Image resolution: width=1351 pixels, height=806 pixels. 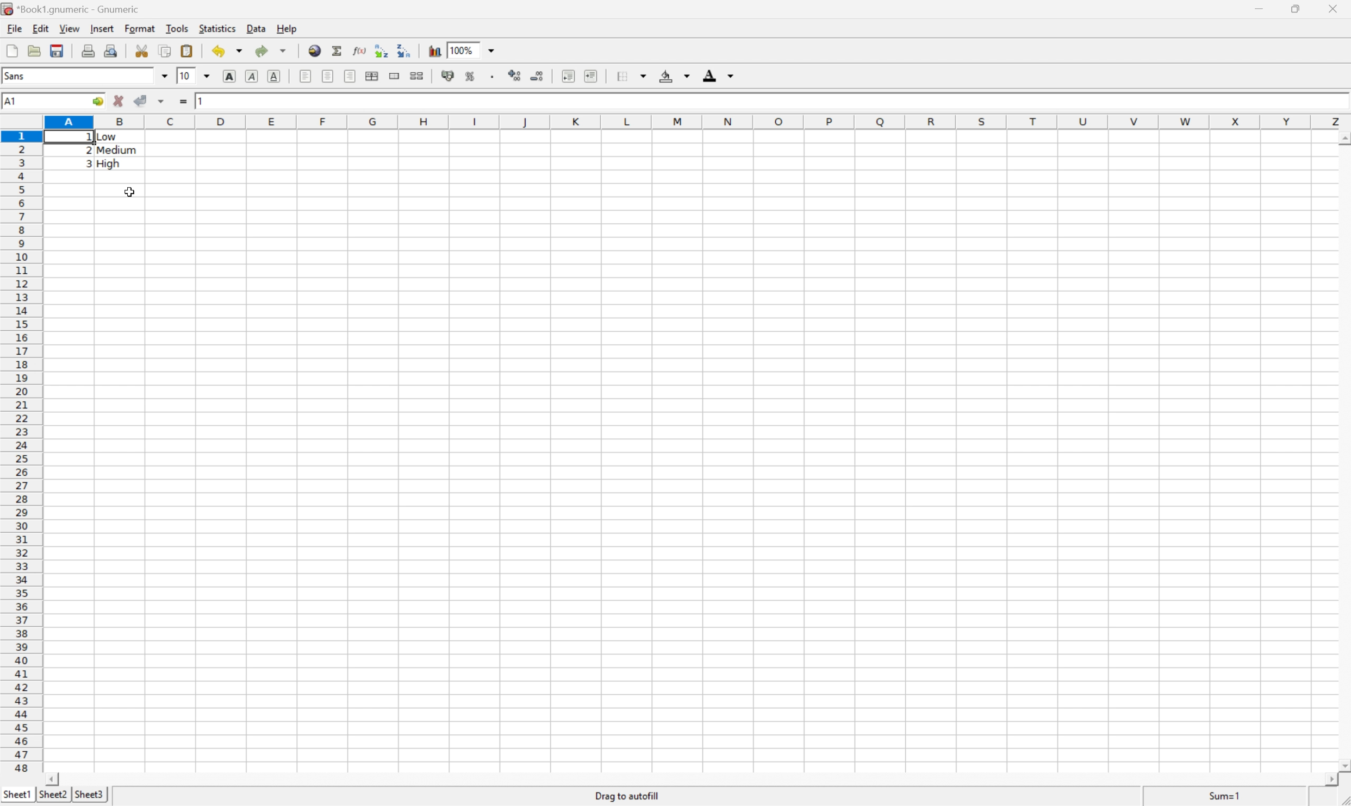 What do you see at coordinates (119, 100) in the screenshot?
I see `Cancel changes` at bounding box center [119, 100].